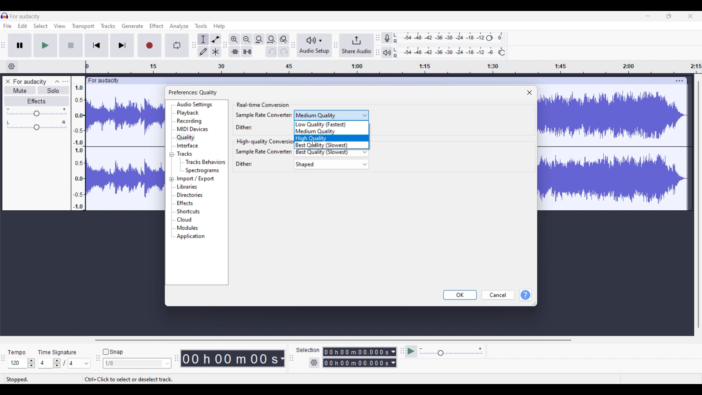 The width and height of the screenshot is (702, 395). Describe the element at coordinates (219, 27) in the screenshot. I see `Help menu` at that location.